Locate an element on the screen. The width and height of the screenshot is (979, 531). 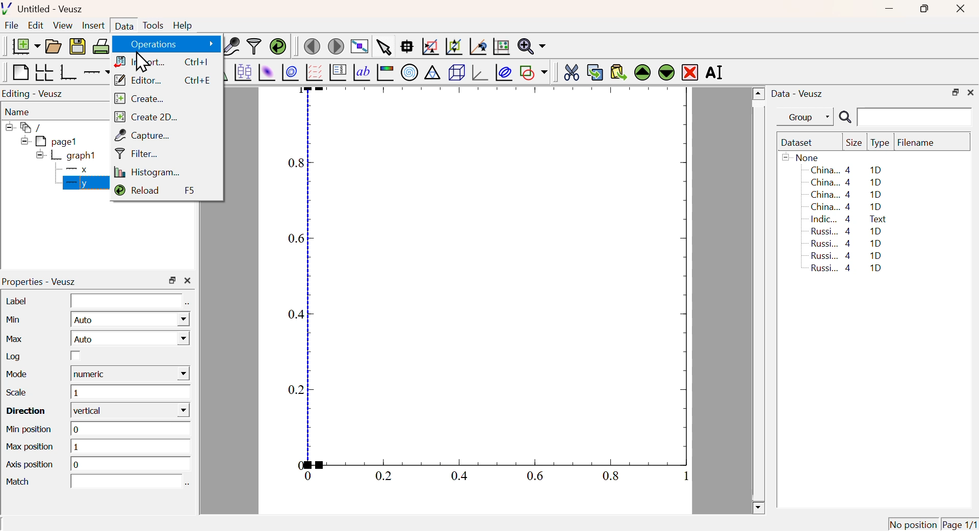
numeric  is located at coordinates (130, 374).